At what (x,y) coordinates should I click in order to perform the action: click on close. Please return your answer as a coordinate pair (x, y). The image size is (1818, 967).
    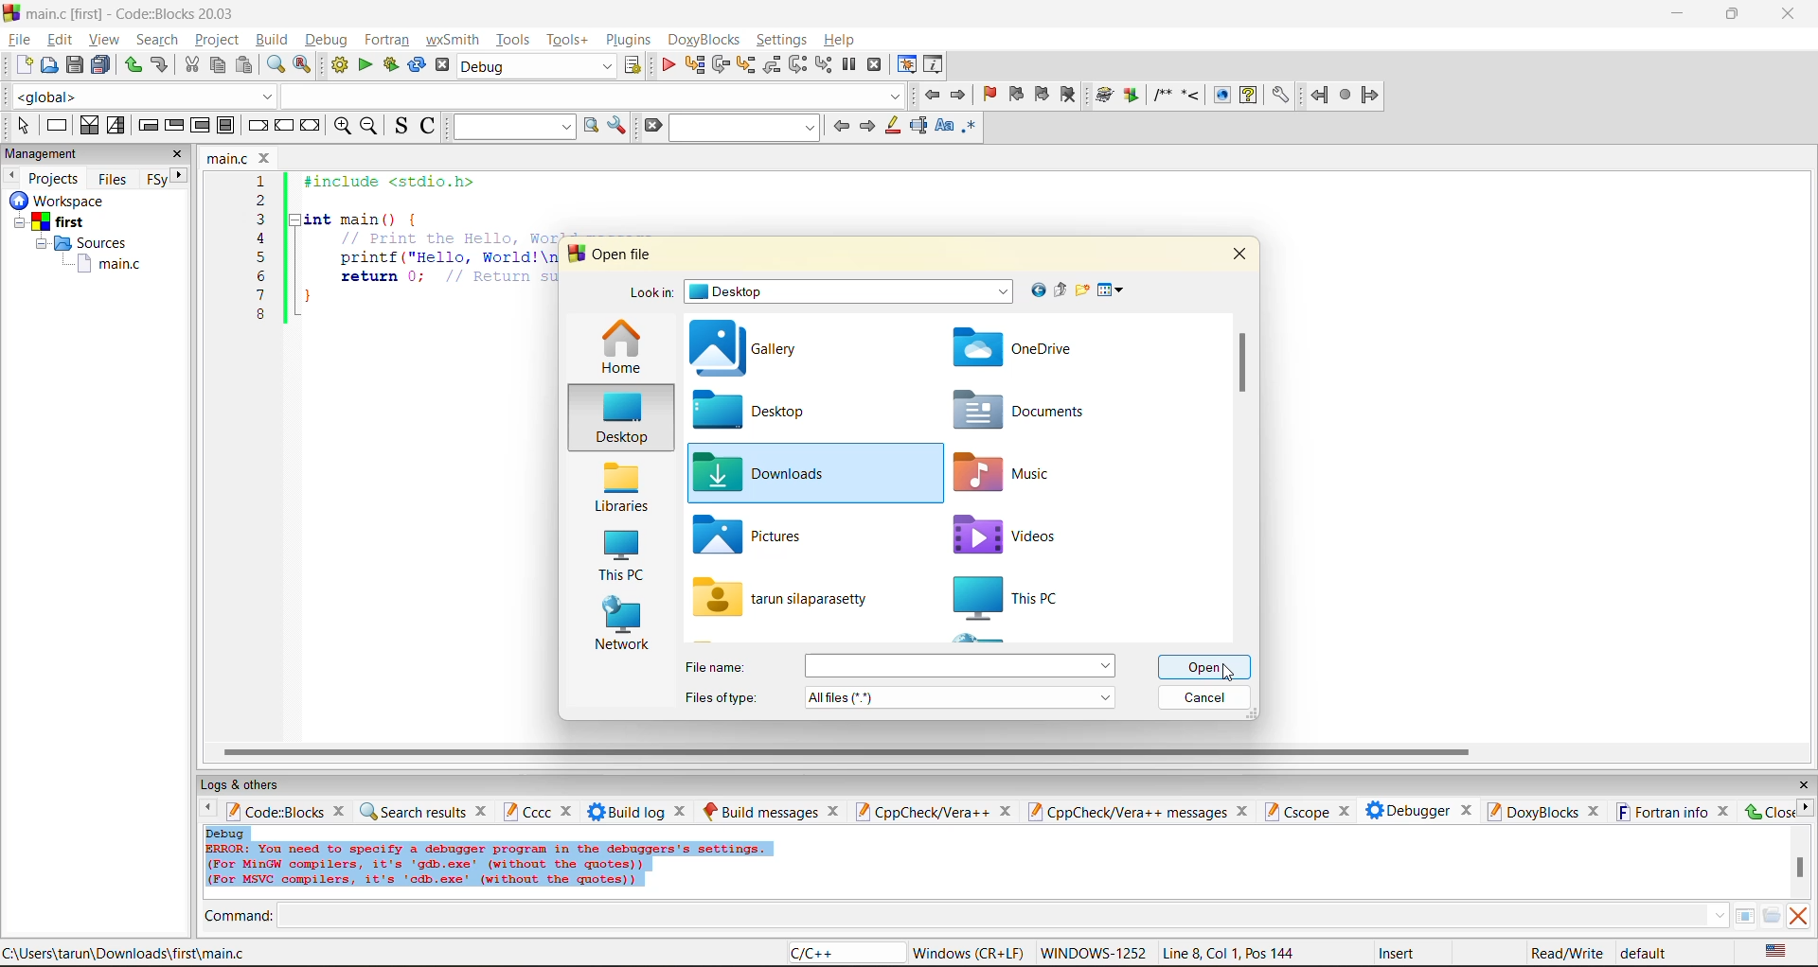
    Looking at the image, I should click on (1005, 812).